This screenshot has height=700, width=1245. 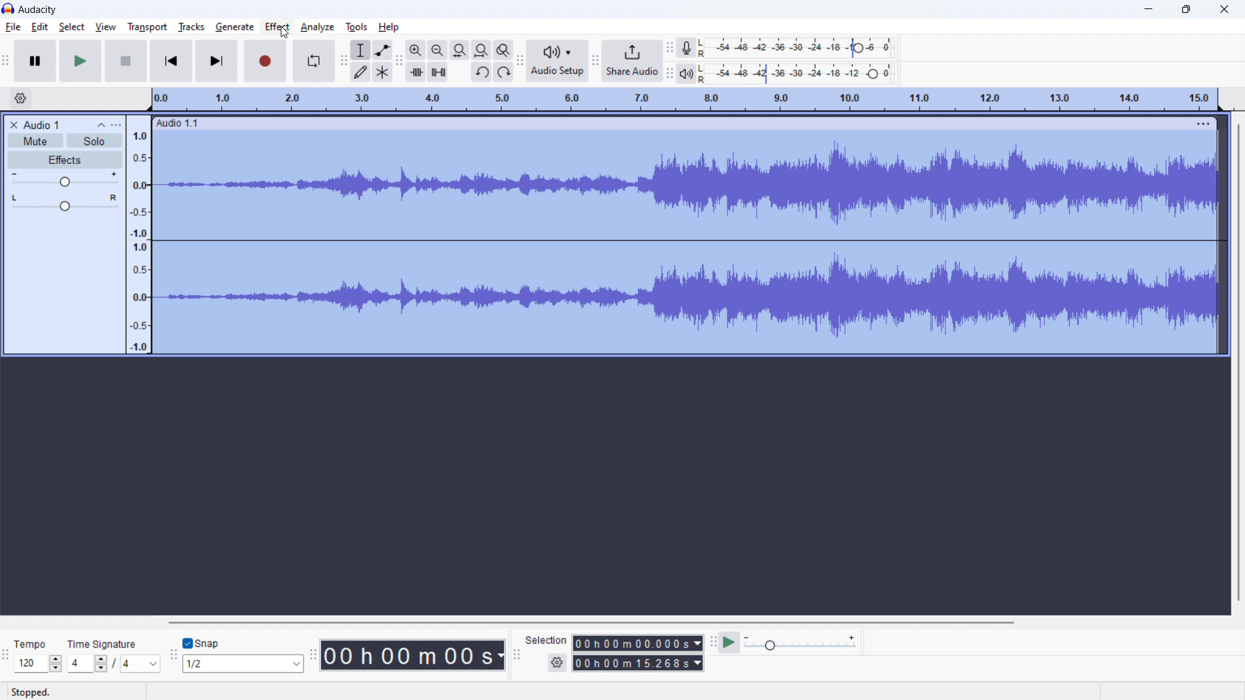 I want to click on playback meter toolbar, so click(x=670, y=75).